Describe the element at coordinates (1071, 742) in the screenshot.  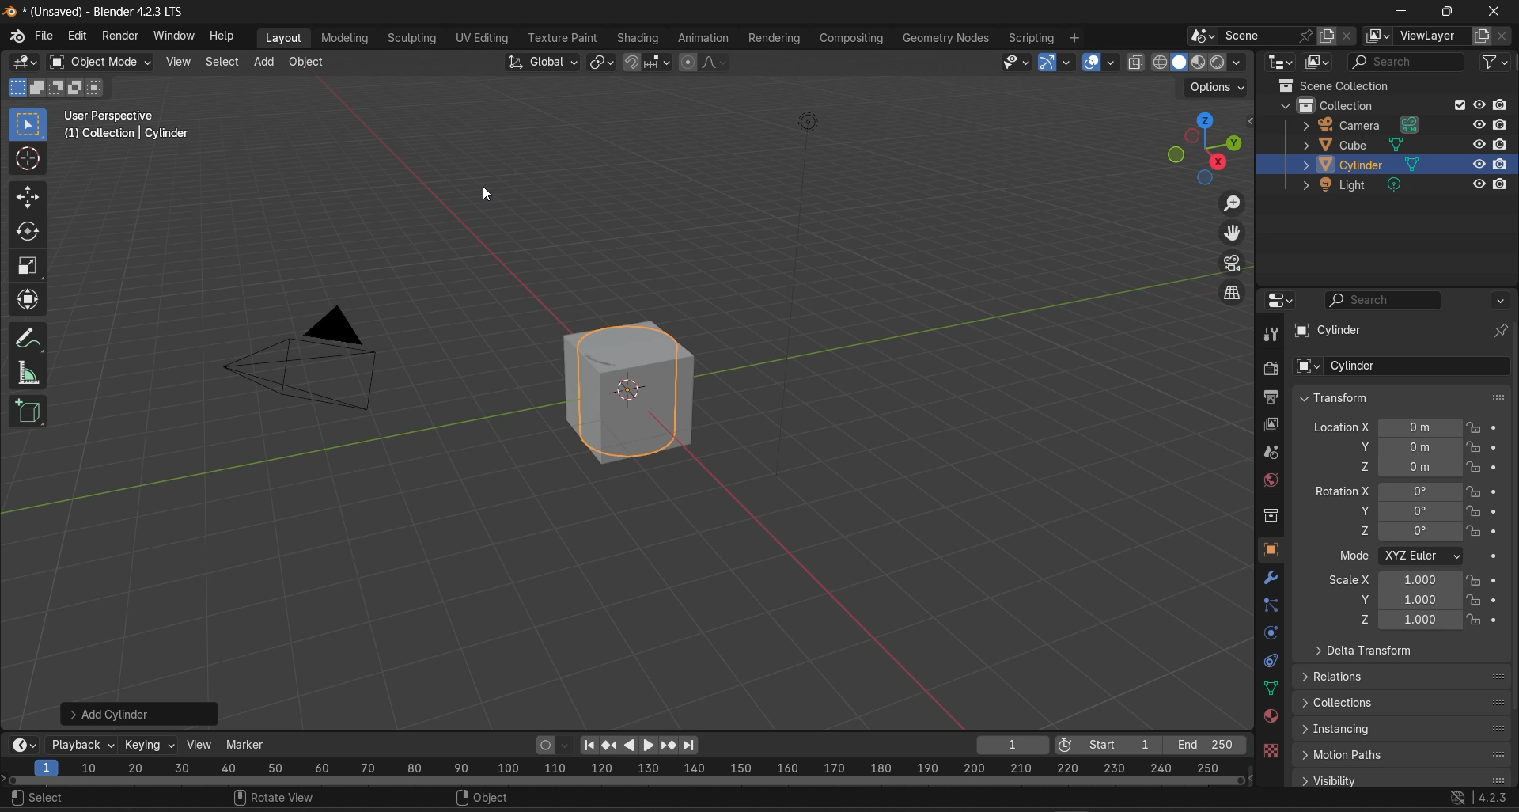
I see `use preview range` at that location.